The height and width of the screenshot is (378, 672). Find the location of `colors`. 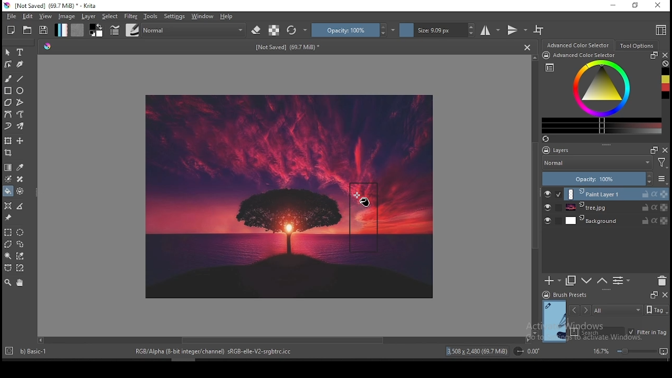

colors is located at coordinates (97, 30).